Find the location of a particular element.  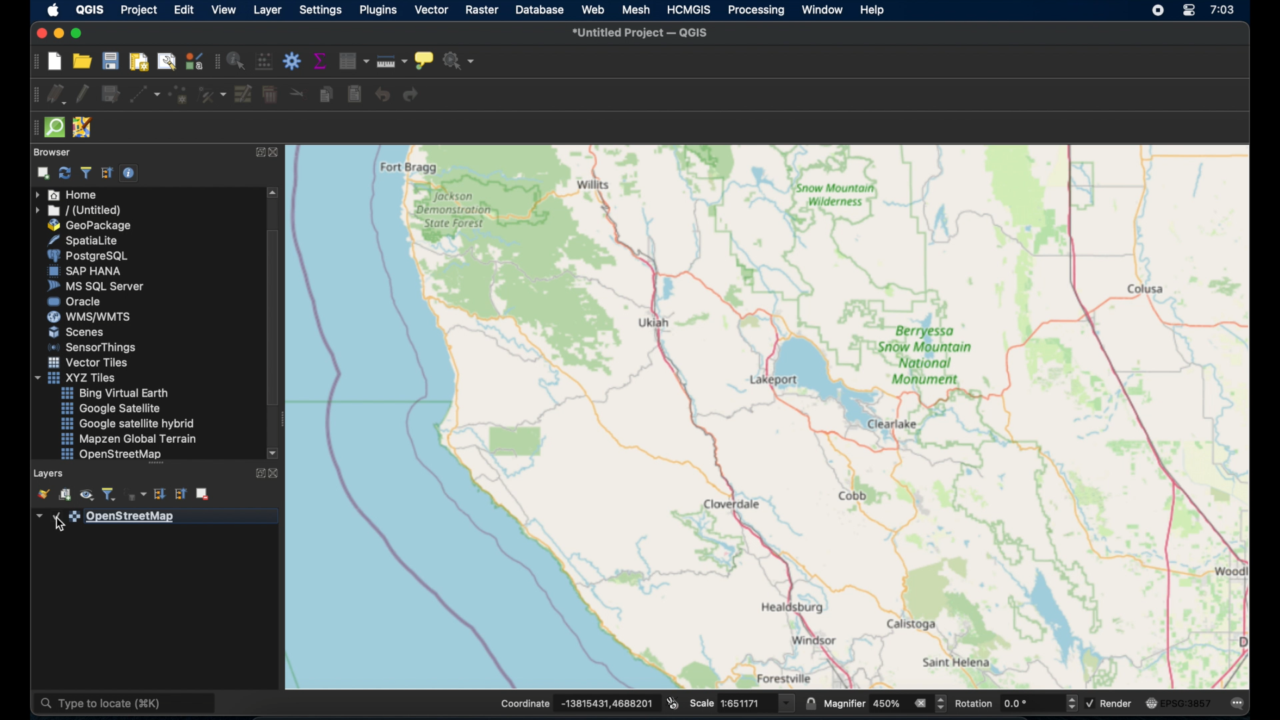

view is located at coordinates (225, 11).